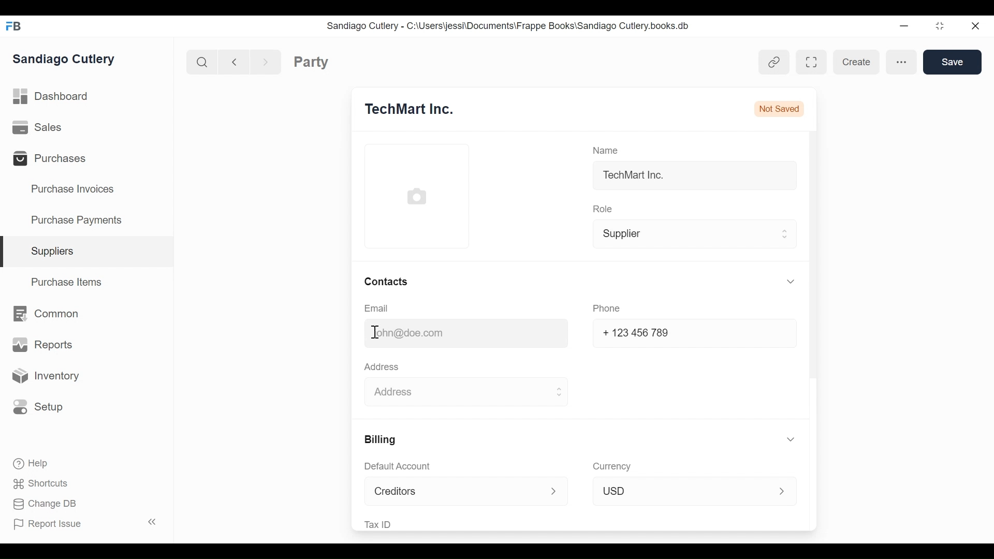 Image resolution: width=994 pixels, height=559 pixels. I want to click on Name, so click(607, 149).